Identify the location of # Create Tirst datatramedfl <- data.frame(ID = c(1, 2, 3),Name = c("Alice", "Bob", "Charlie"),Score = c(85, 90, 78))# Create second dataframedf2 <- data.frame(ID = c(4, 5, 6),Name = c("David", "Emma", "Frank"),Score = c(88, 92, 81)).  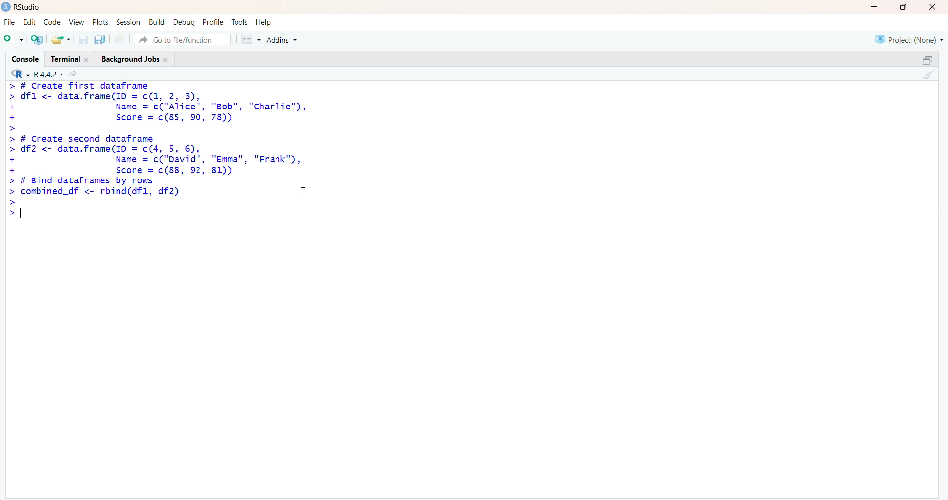
(160, 128).